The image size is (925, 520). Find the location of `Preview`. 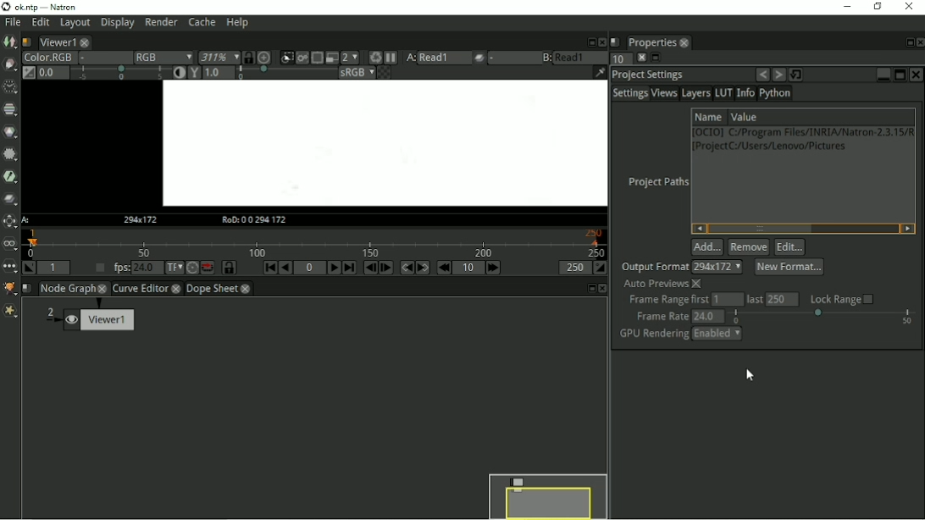

Preview is located at coordinates (547, 493).